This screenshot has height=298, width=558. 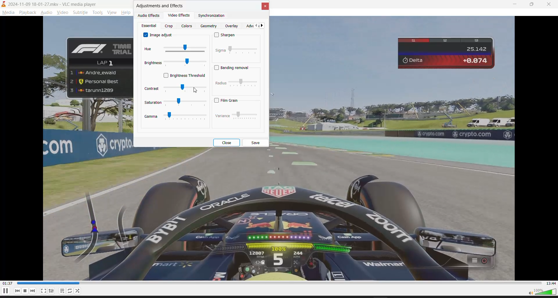 What do you see at coordinates (540, 292) in the screenshot?
I see `volume` at bounding box center [540, 292].